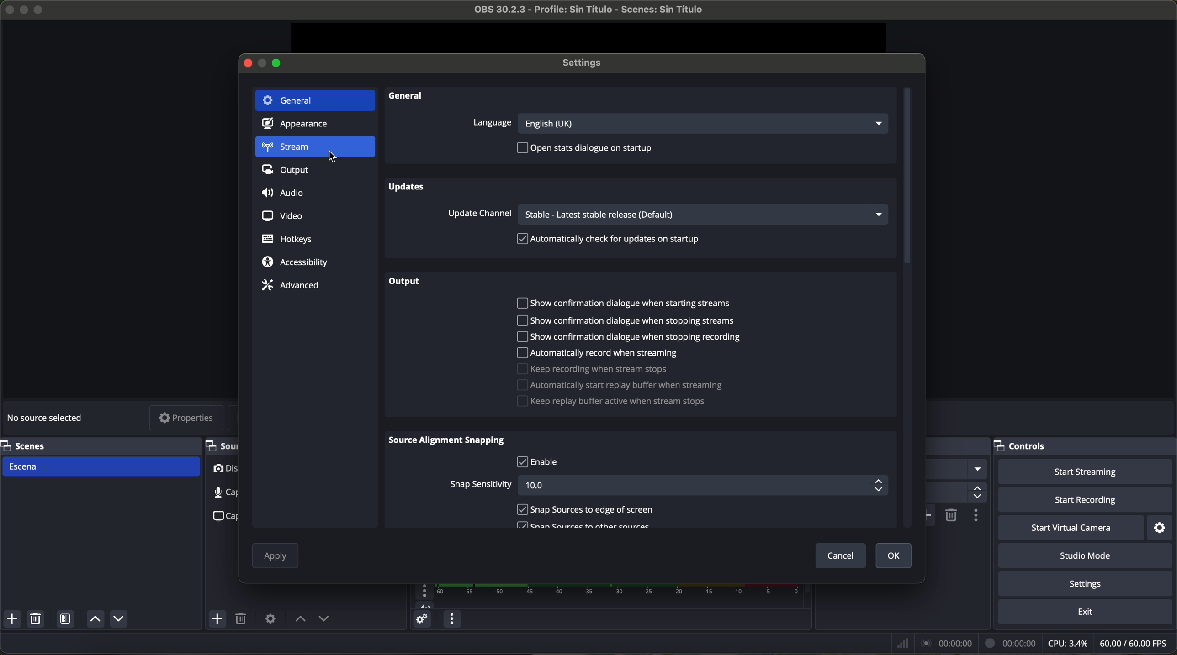 The height and width of the screenshot is (655, 1177). What do you see at coordinates (243, 619) in the screenshot?
I see `remove selected source` at bounding box center [243, 619].